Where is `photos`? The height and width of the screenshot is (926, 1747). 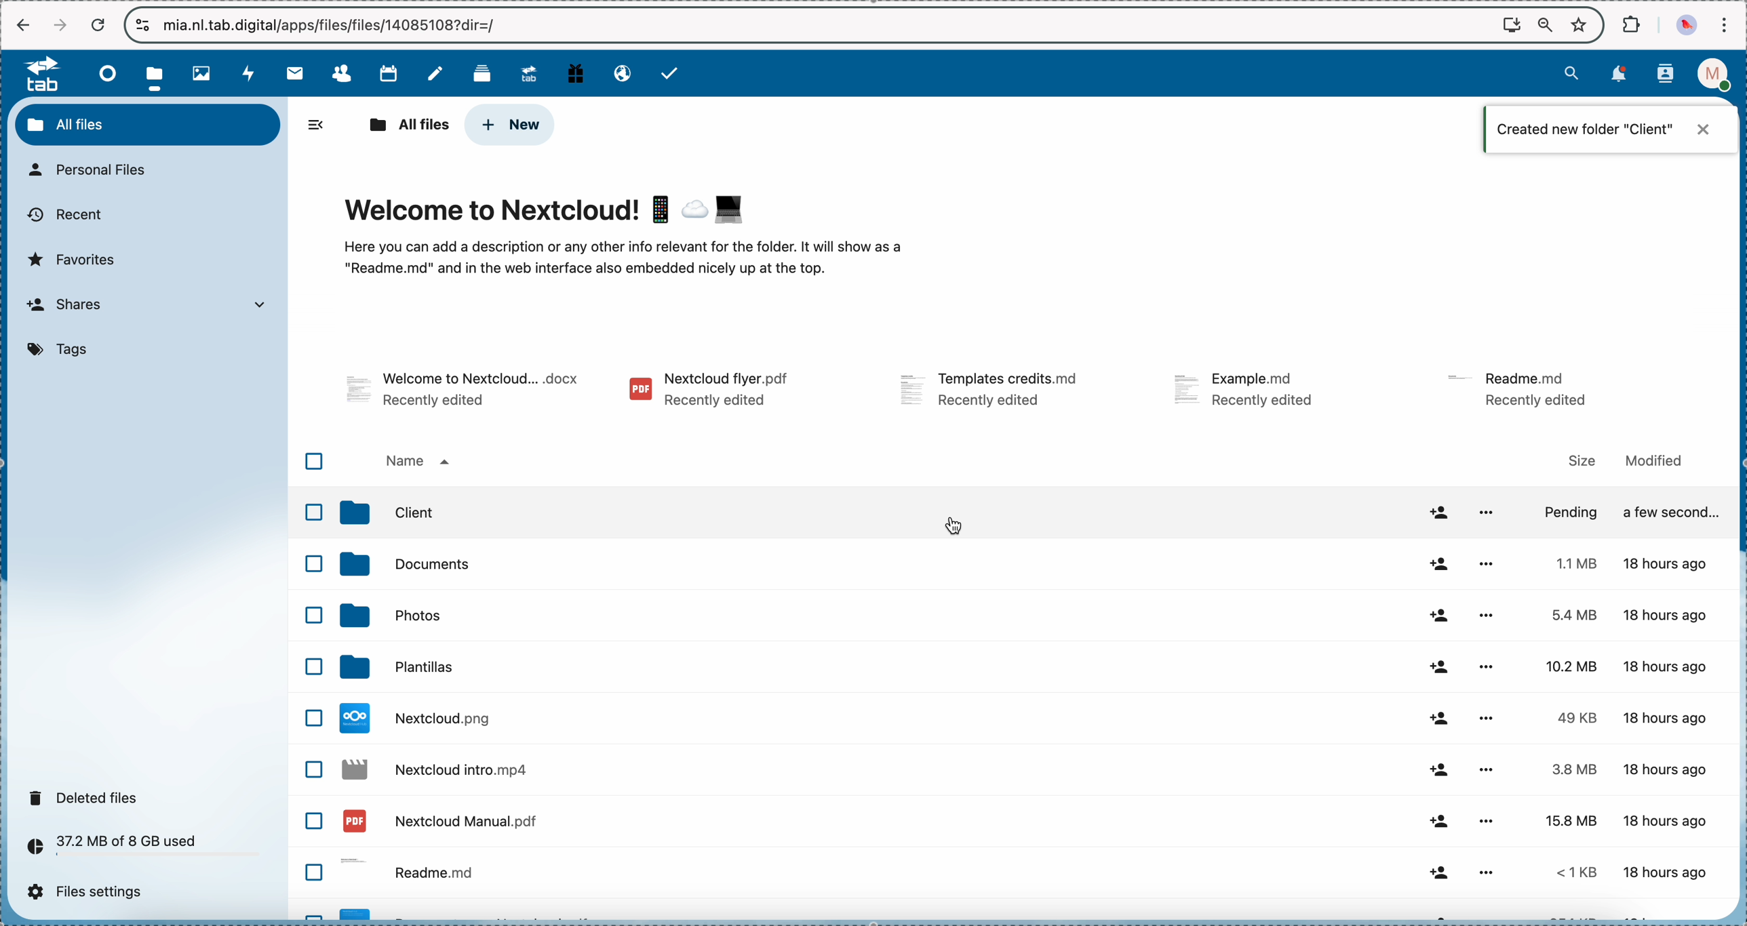 photos is located at coordinates (205, 74).